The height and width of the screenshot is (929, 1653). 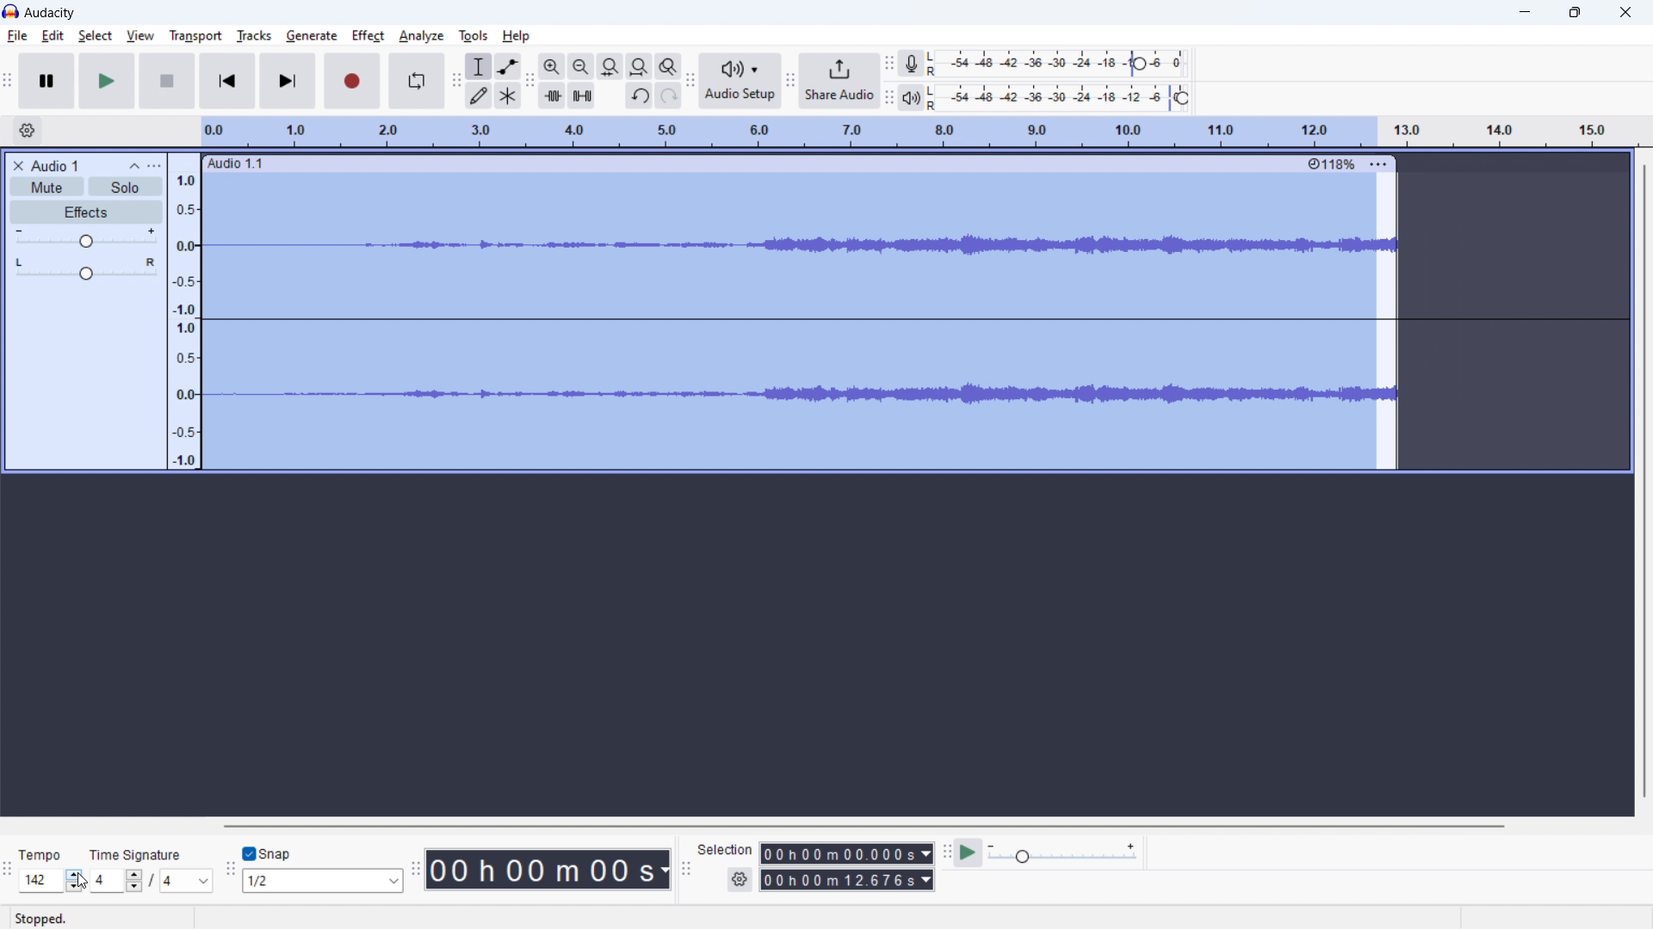 What do you see at coordinates (480, 95) in the screenshot?
I see `draw tool` at bounding box center [480, 95].